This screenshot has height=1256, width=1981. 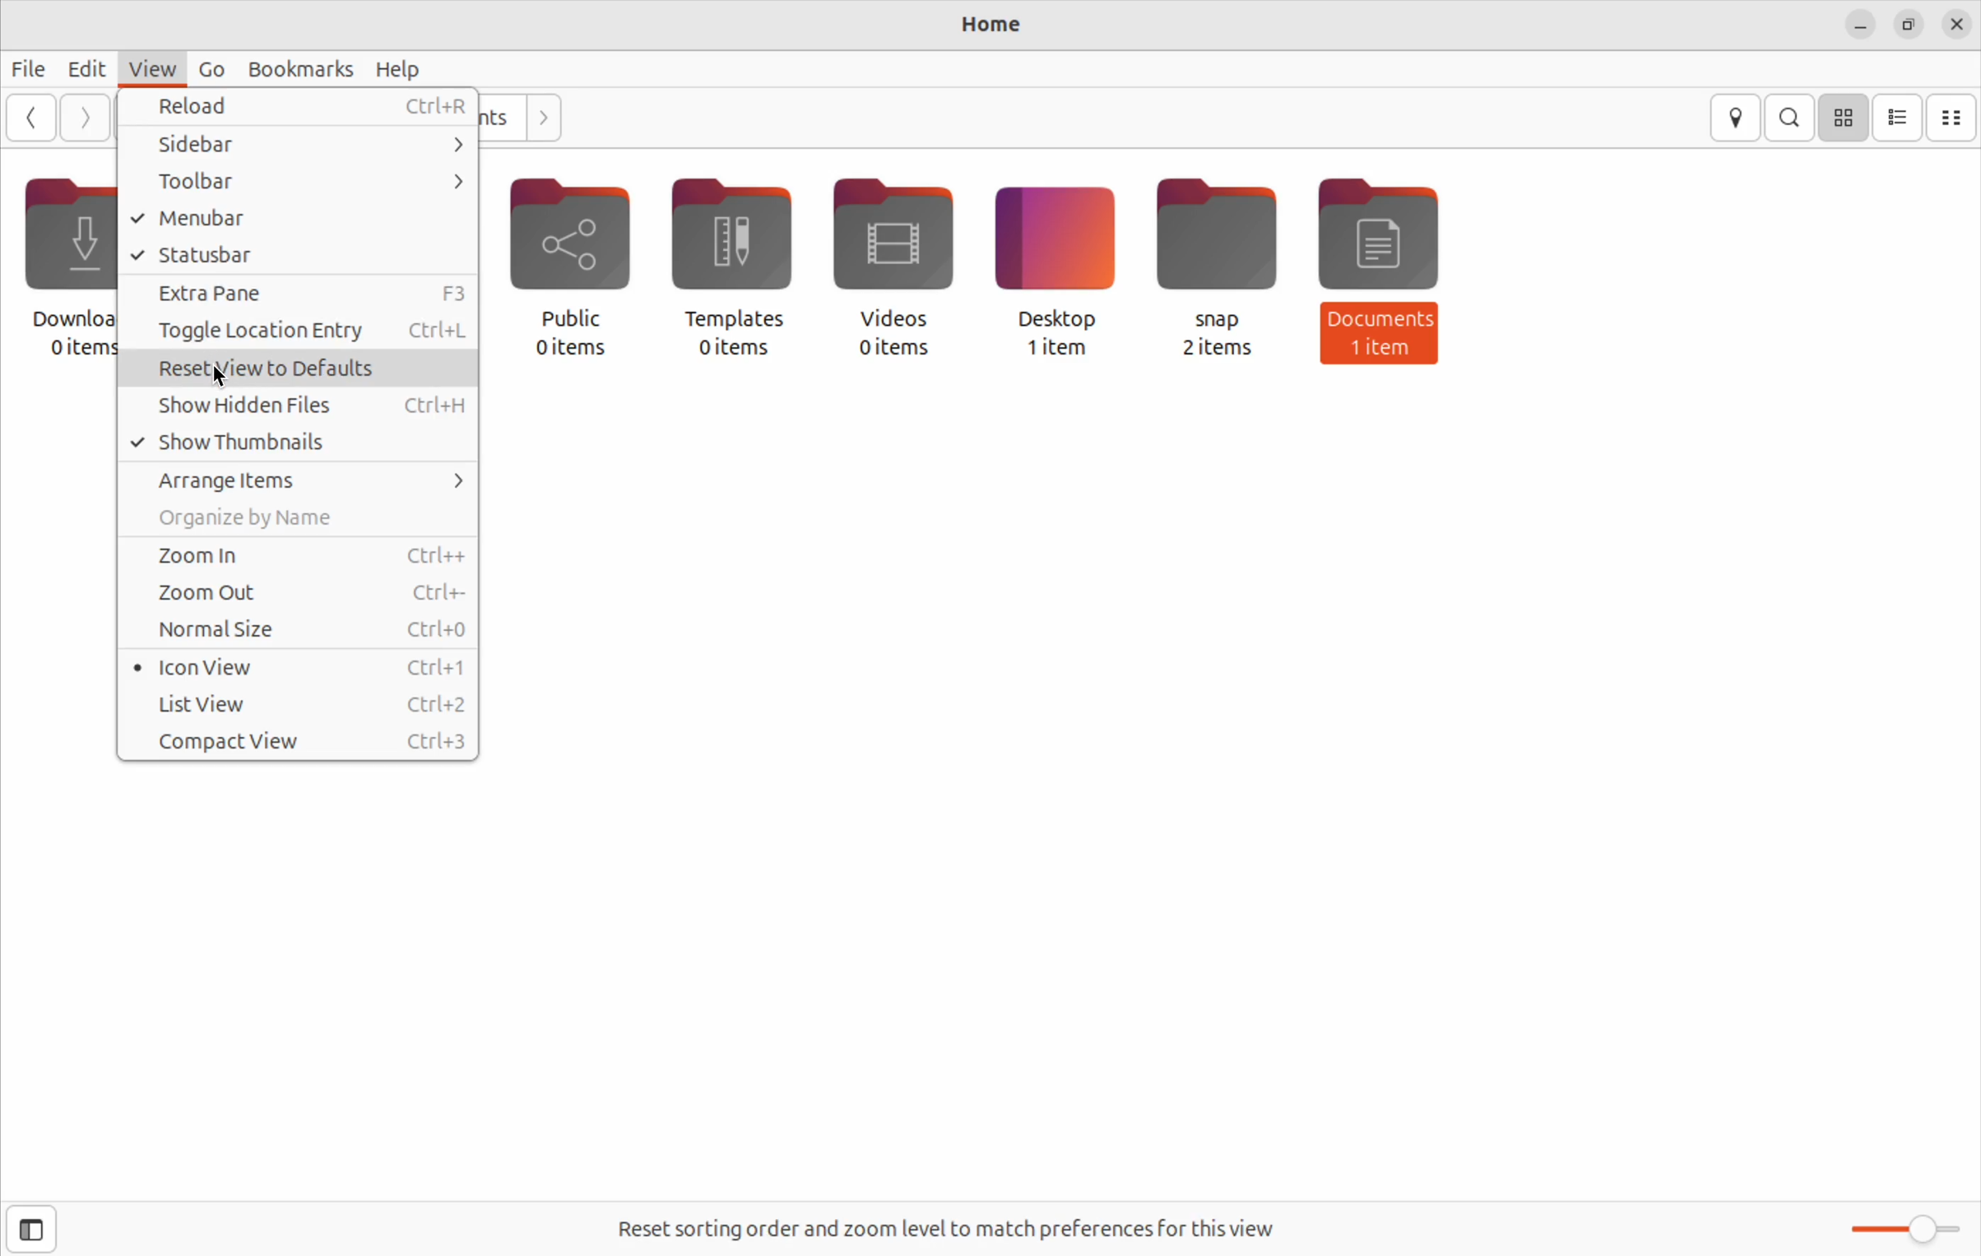 What do you see at coordinates (1384, 354) in the screenshot?
I see `1 item` at bounding box center [1384, 354].